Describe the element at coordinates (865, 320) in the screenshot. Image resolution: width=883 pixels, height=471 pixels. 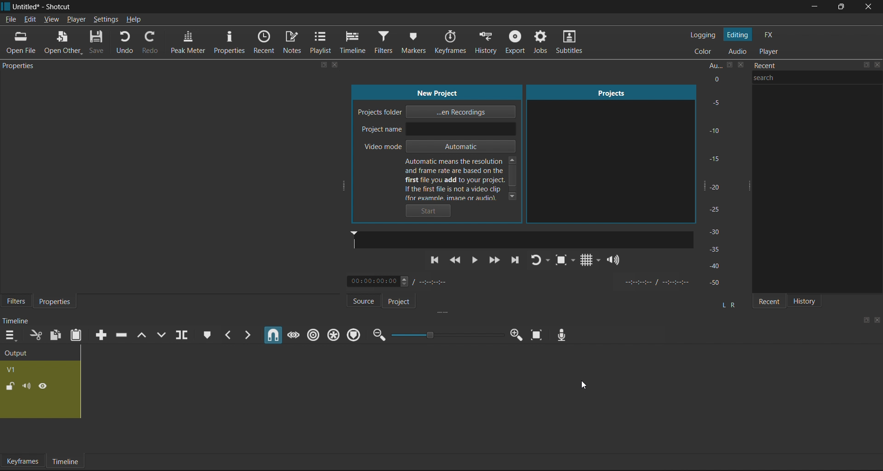
I see `maximize` at that location.